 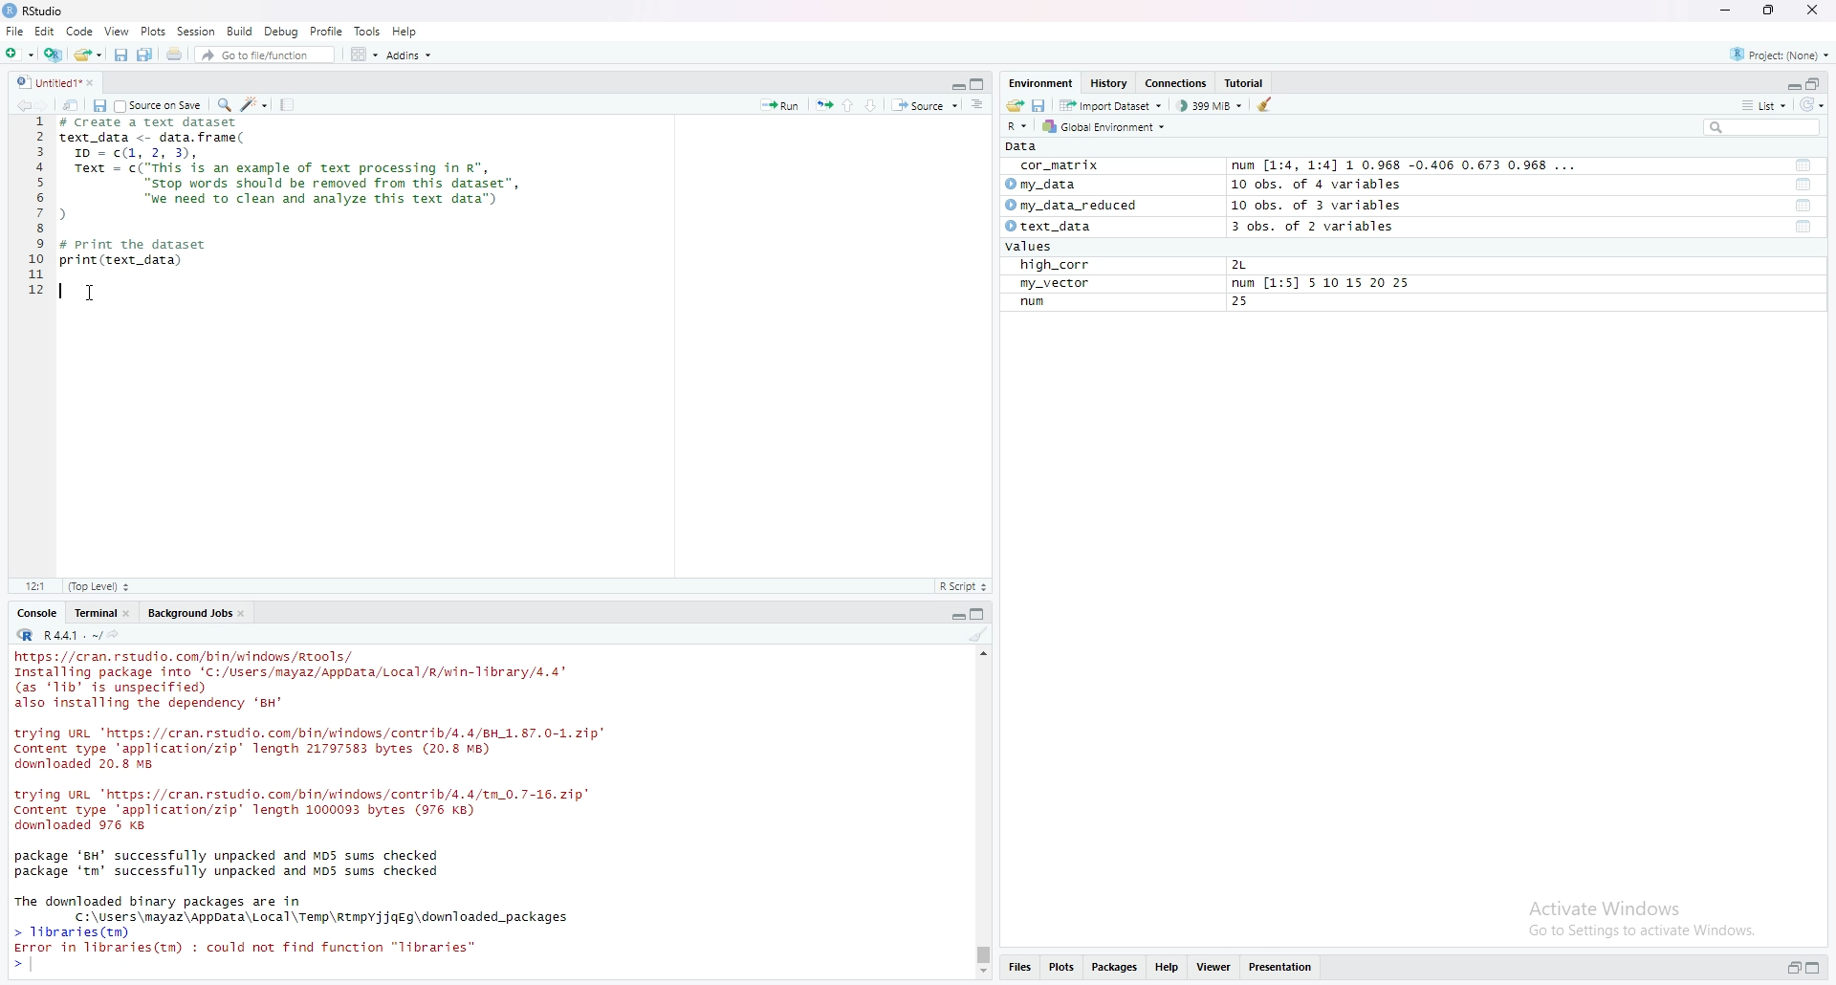 I want to click on debug, so click(x=282, y=32).